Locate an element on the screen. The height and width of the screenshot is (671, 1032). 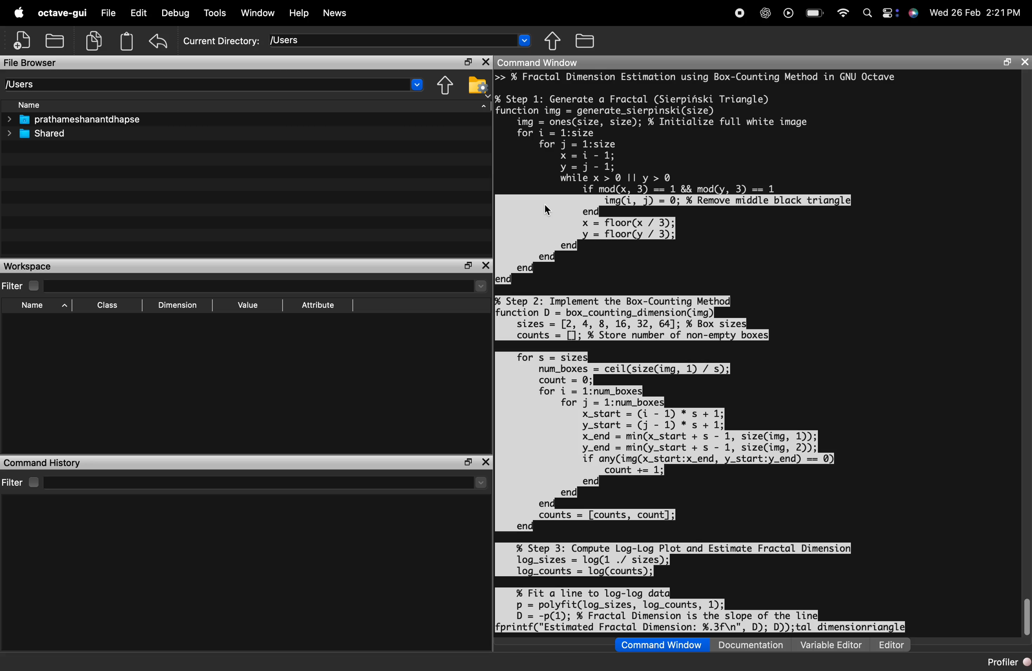
Workspace is located at coordinates (30, 264).